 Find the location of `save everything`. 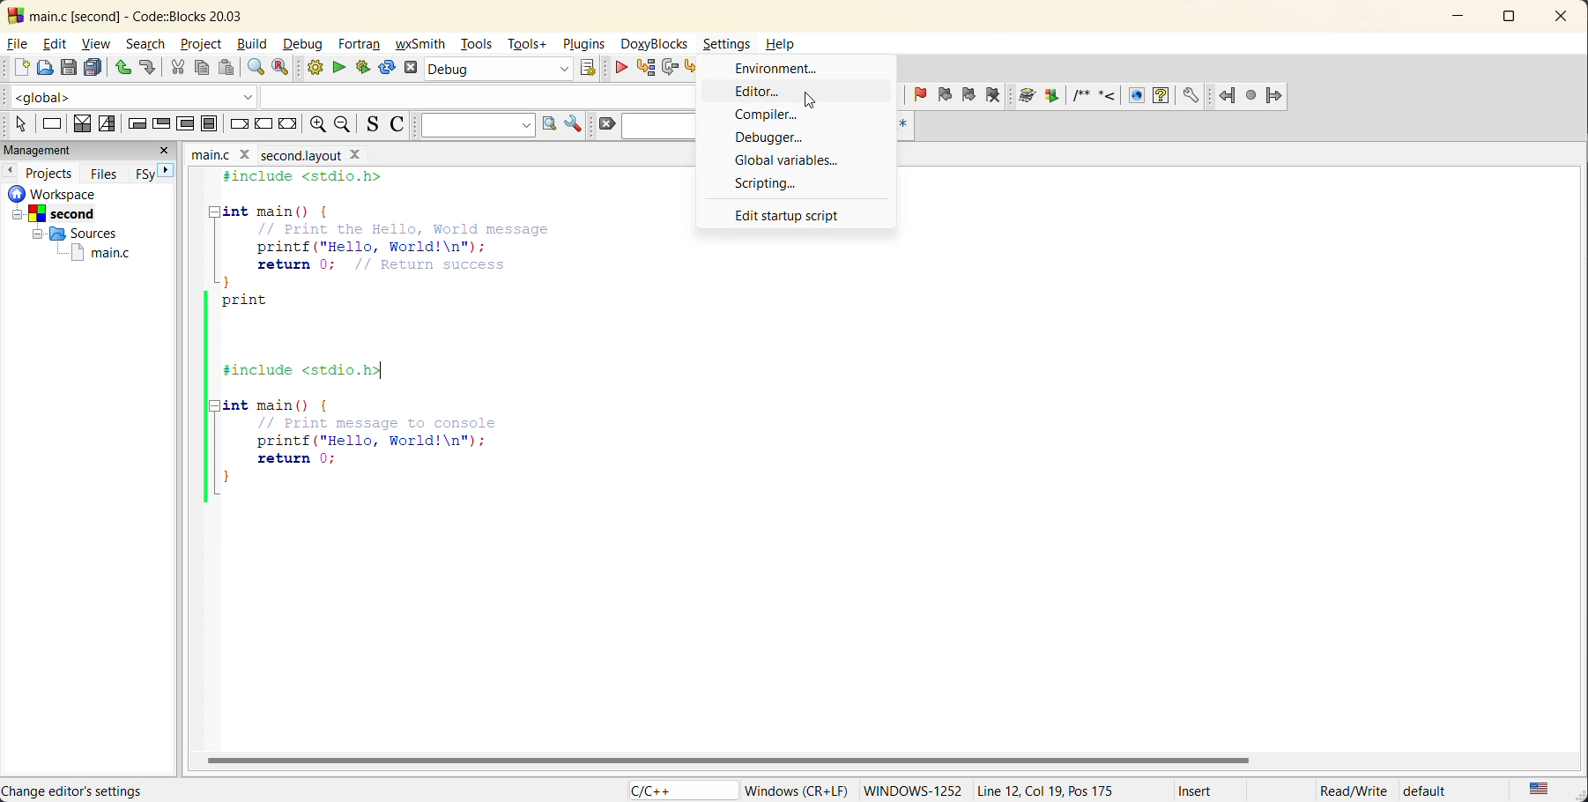

save everything is located at coordinates (93, 67).